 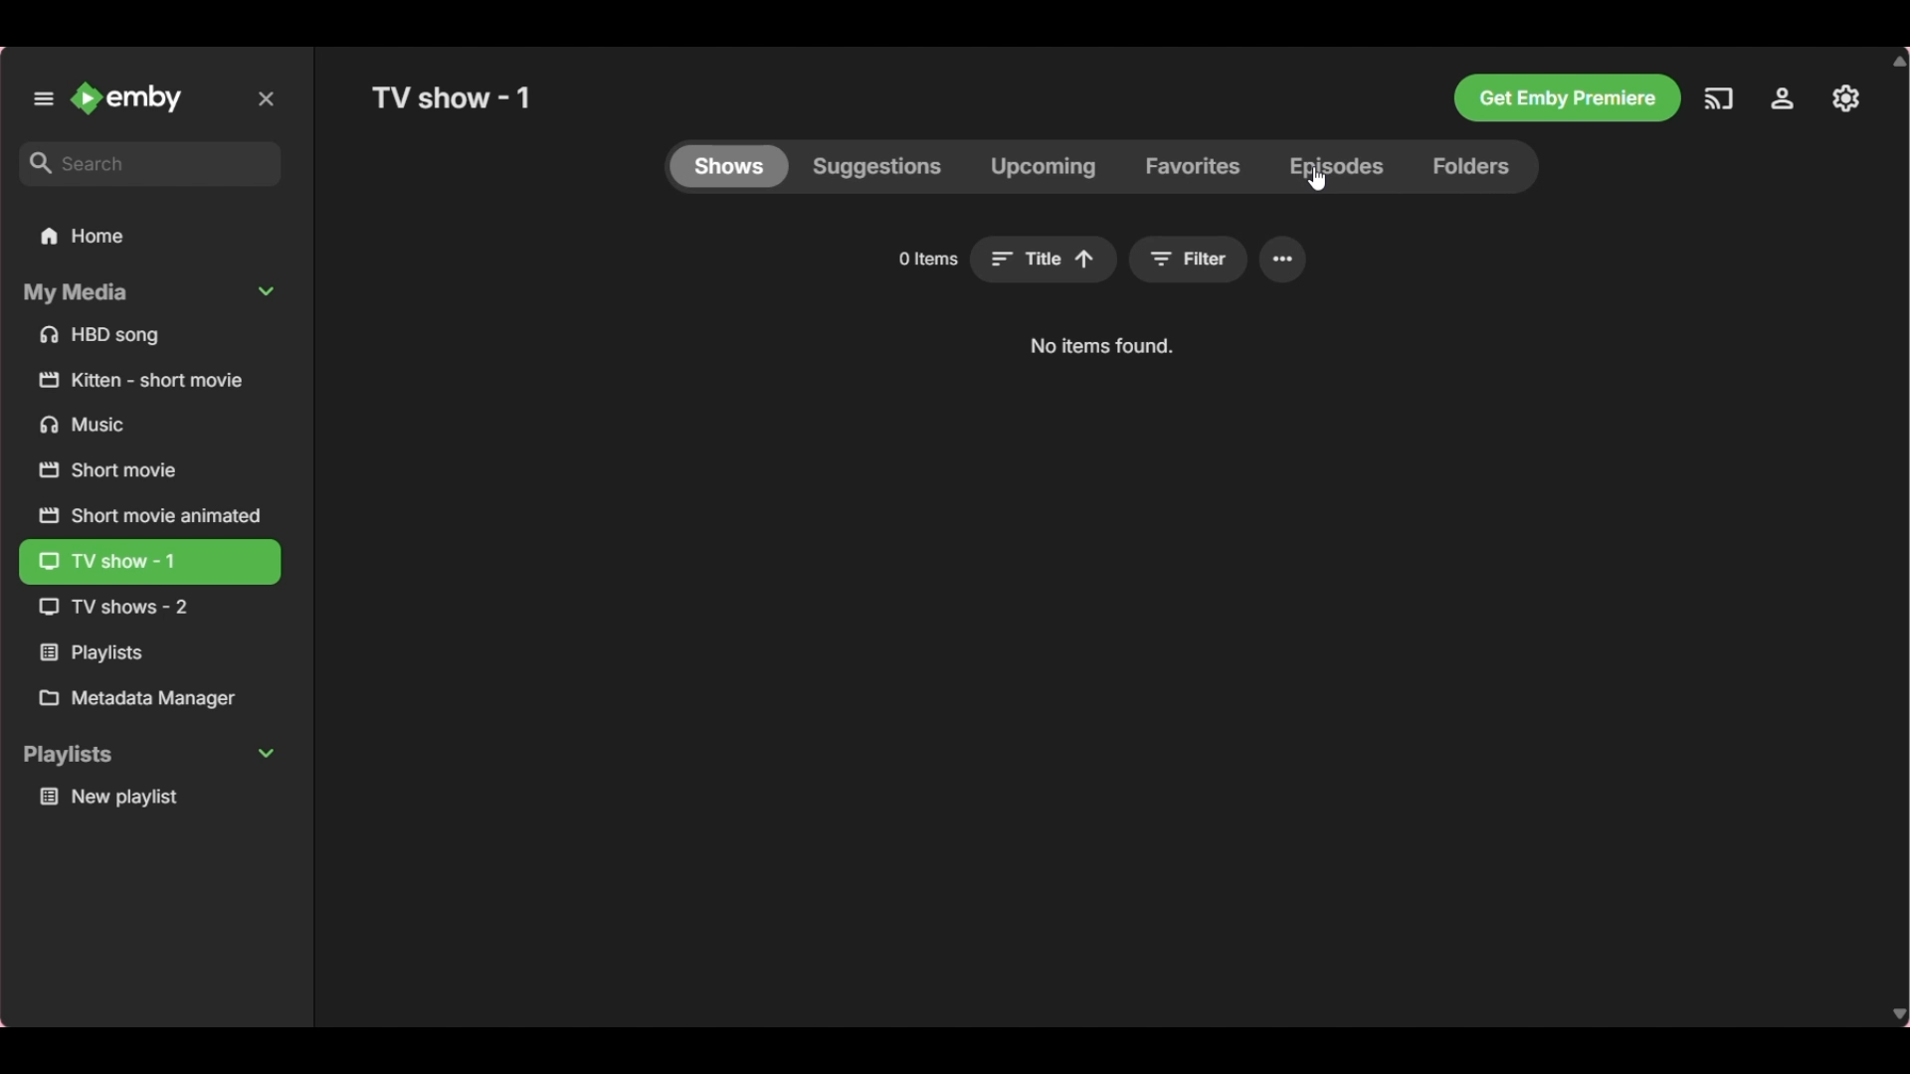 I want to click on Collapse My media, so click(x=148, y=293).